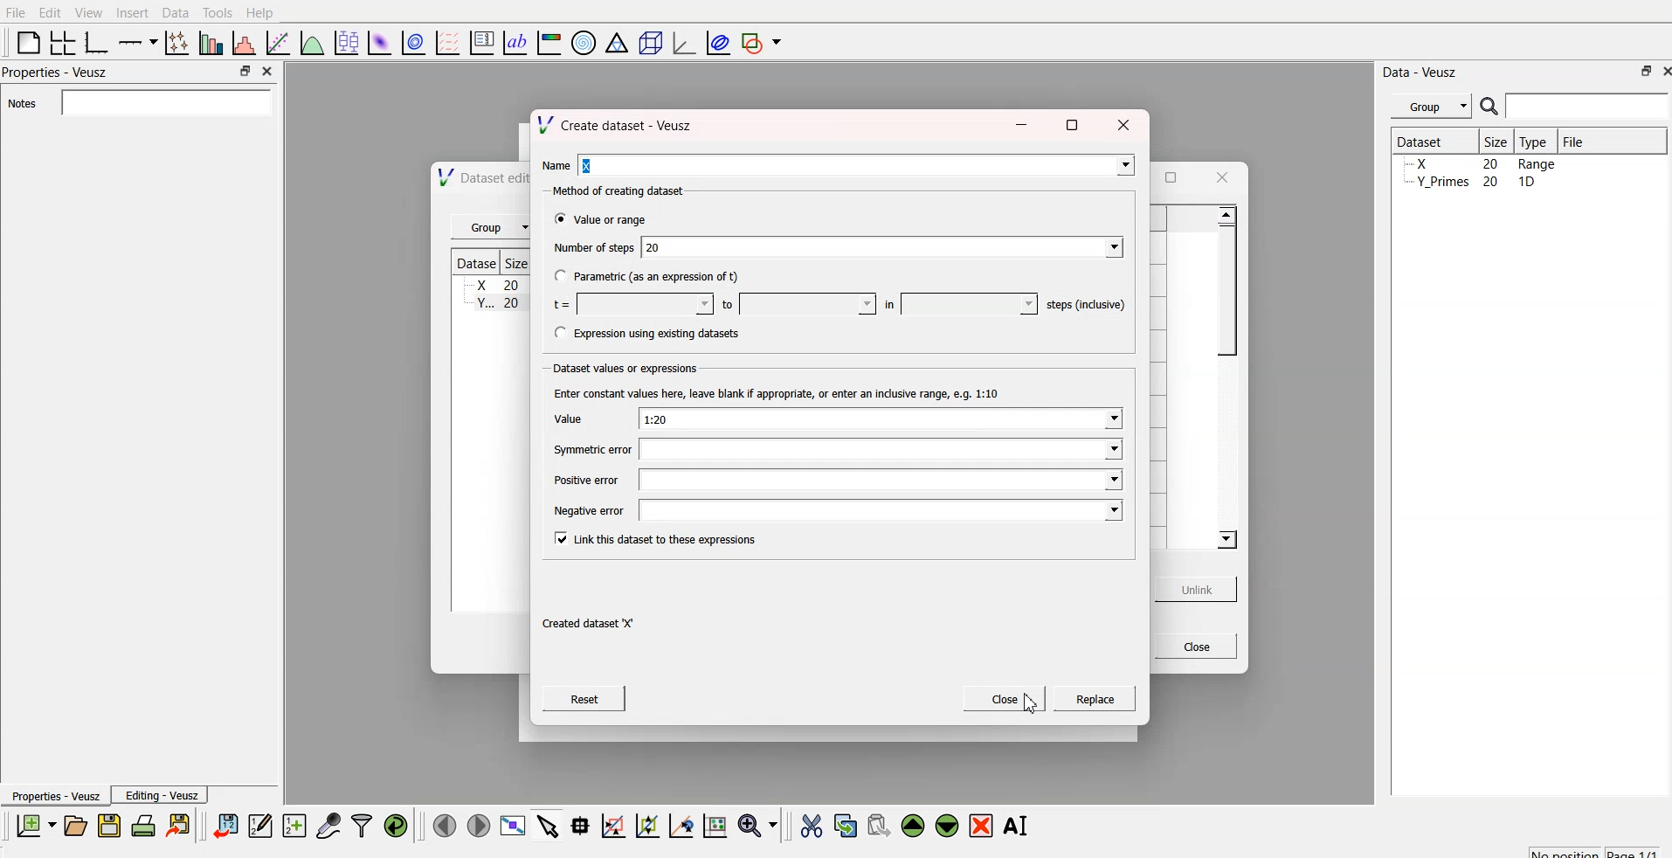  I want to click on blank page, so click(24, 42).